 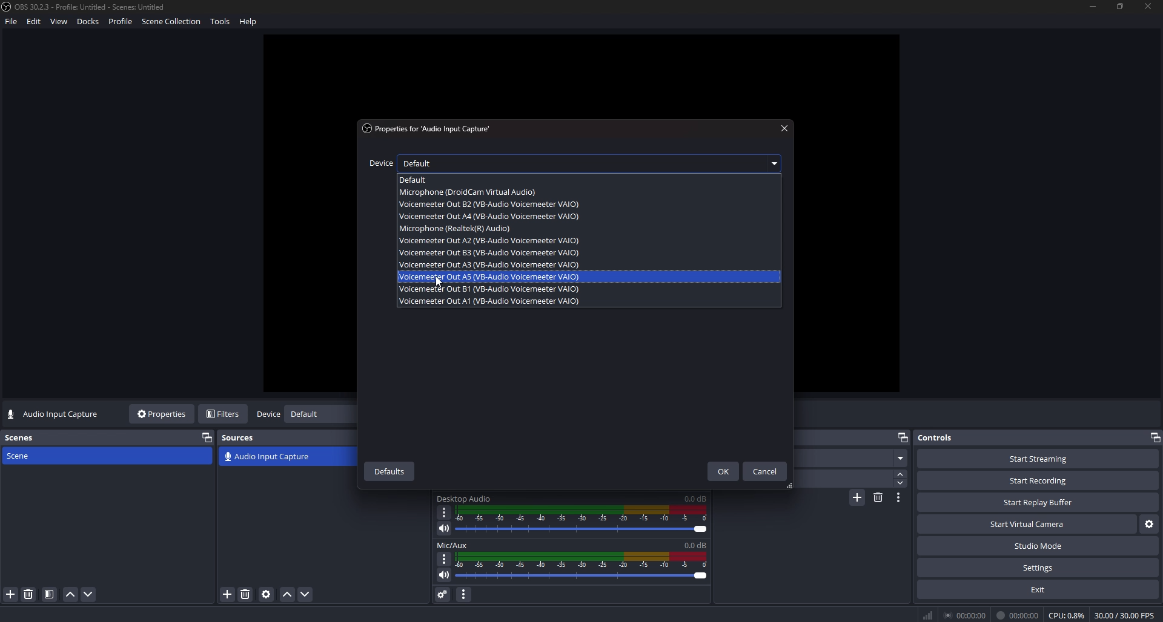 I want to click on increase duration, so click(x=902, y=473).